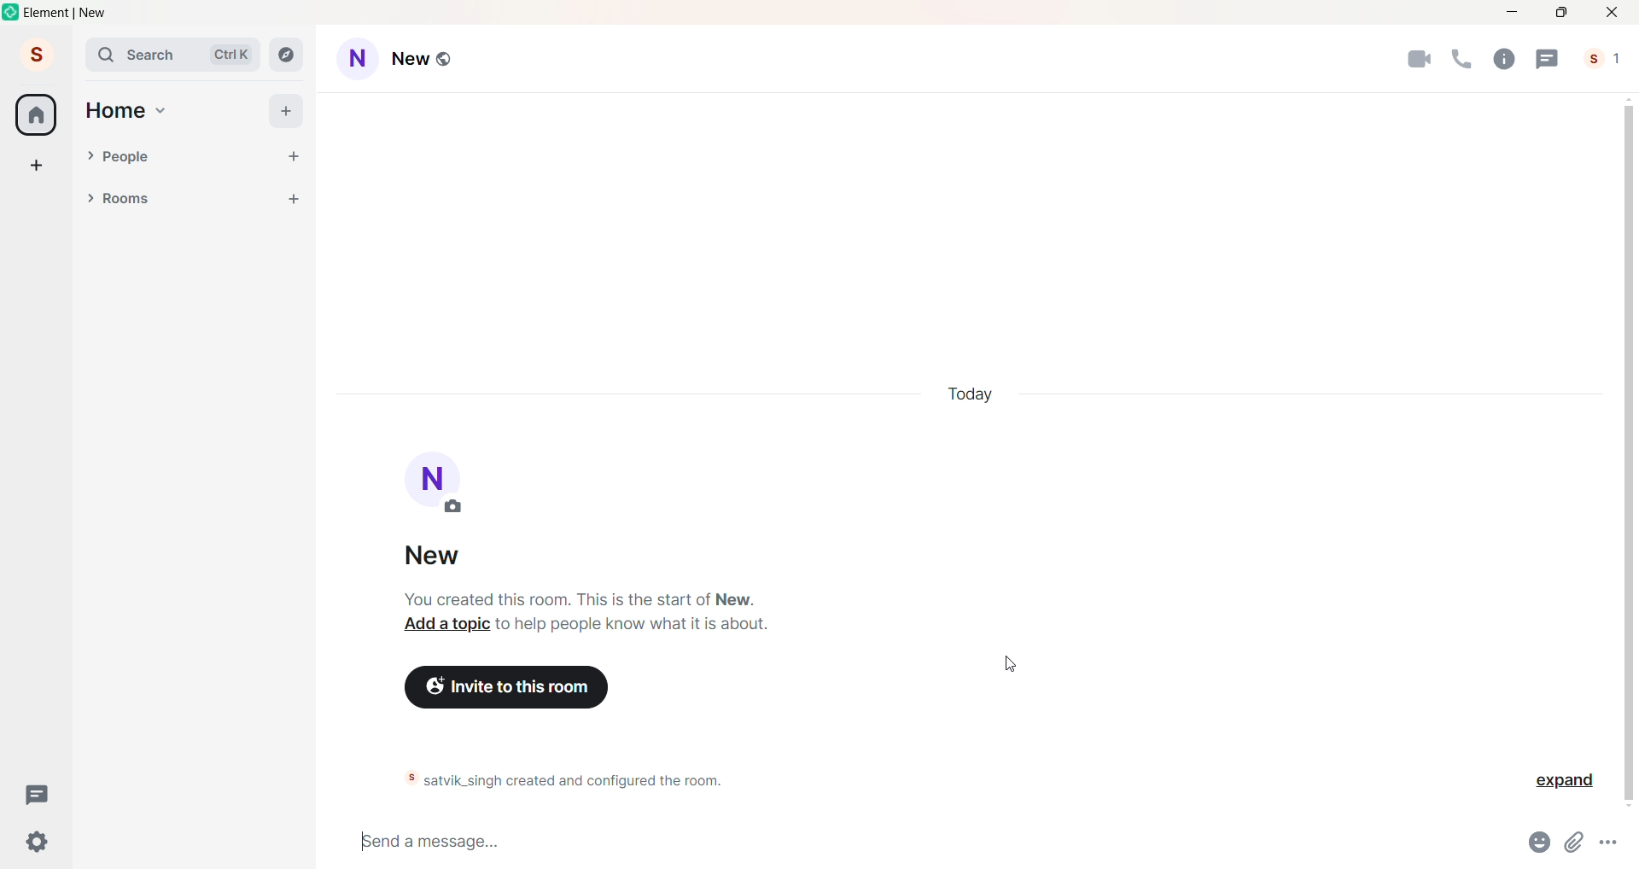 Image resolution: width=1639 pixels, height=869 pixels. Describe the element at coordinates (37, 54) in the screenshot. I see `Account` at that location.